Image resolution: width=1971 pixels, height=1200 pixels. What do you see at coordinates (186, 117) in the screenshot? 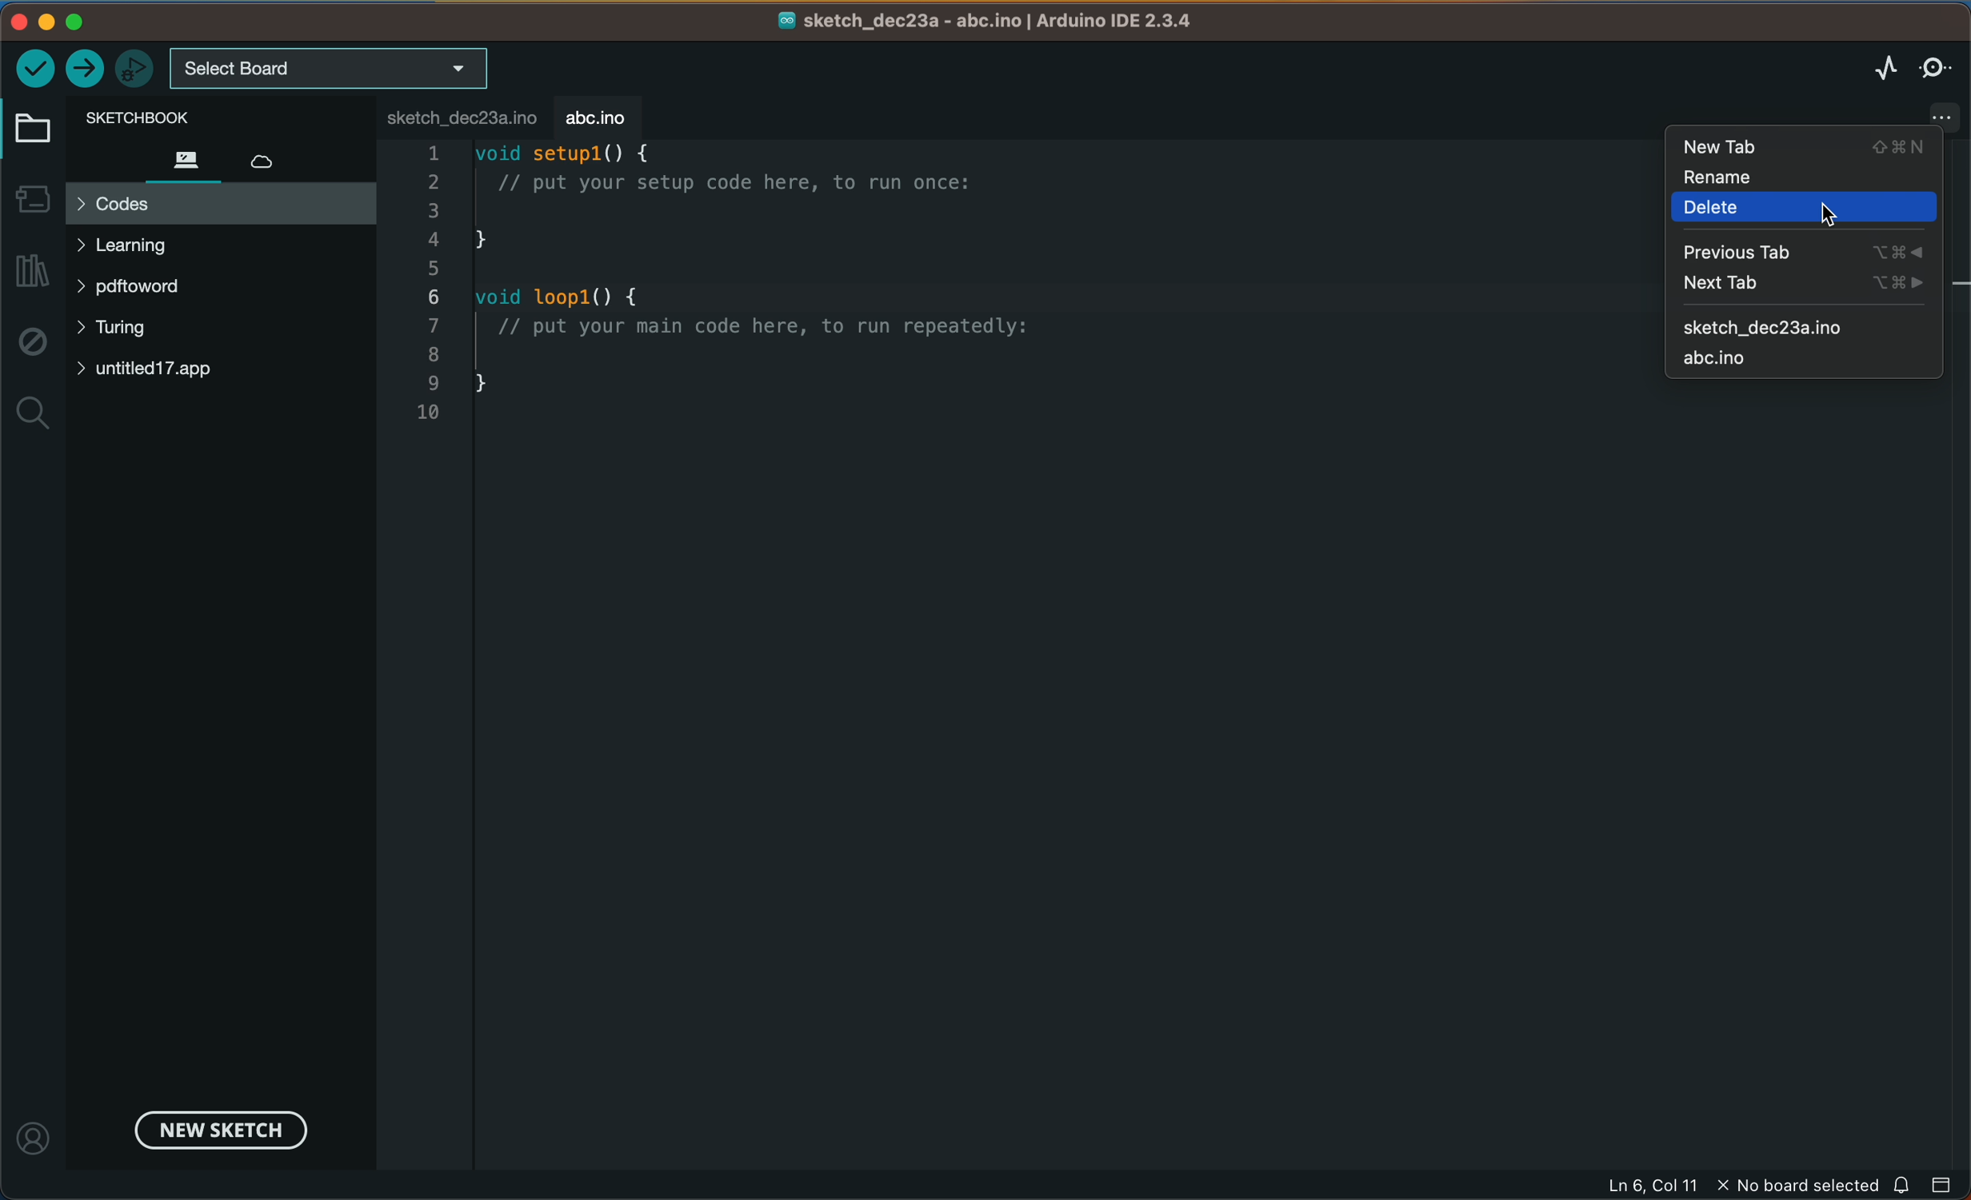
I see `sketch book` at bounding box center [186, 117].